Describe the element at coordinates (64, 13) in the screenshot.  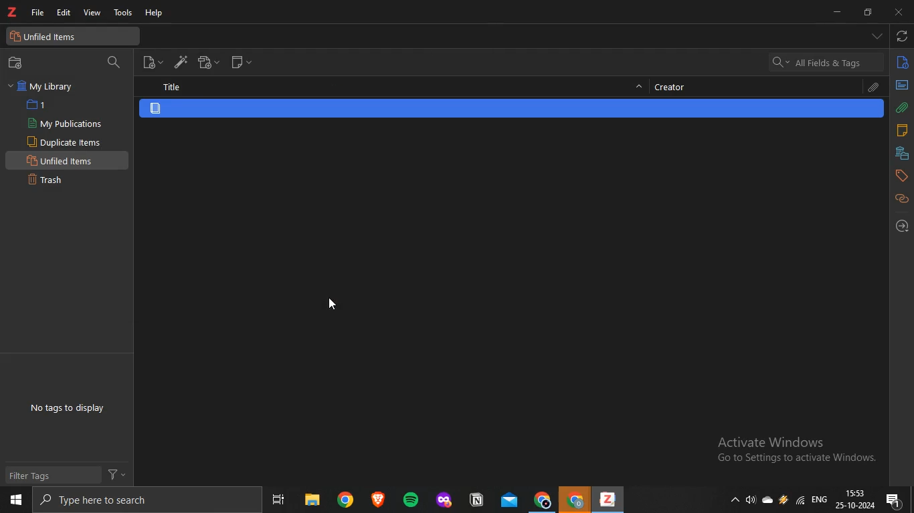
I see `edit` at that location.